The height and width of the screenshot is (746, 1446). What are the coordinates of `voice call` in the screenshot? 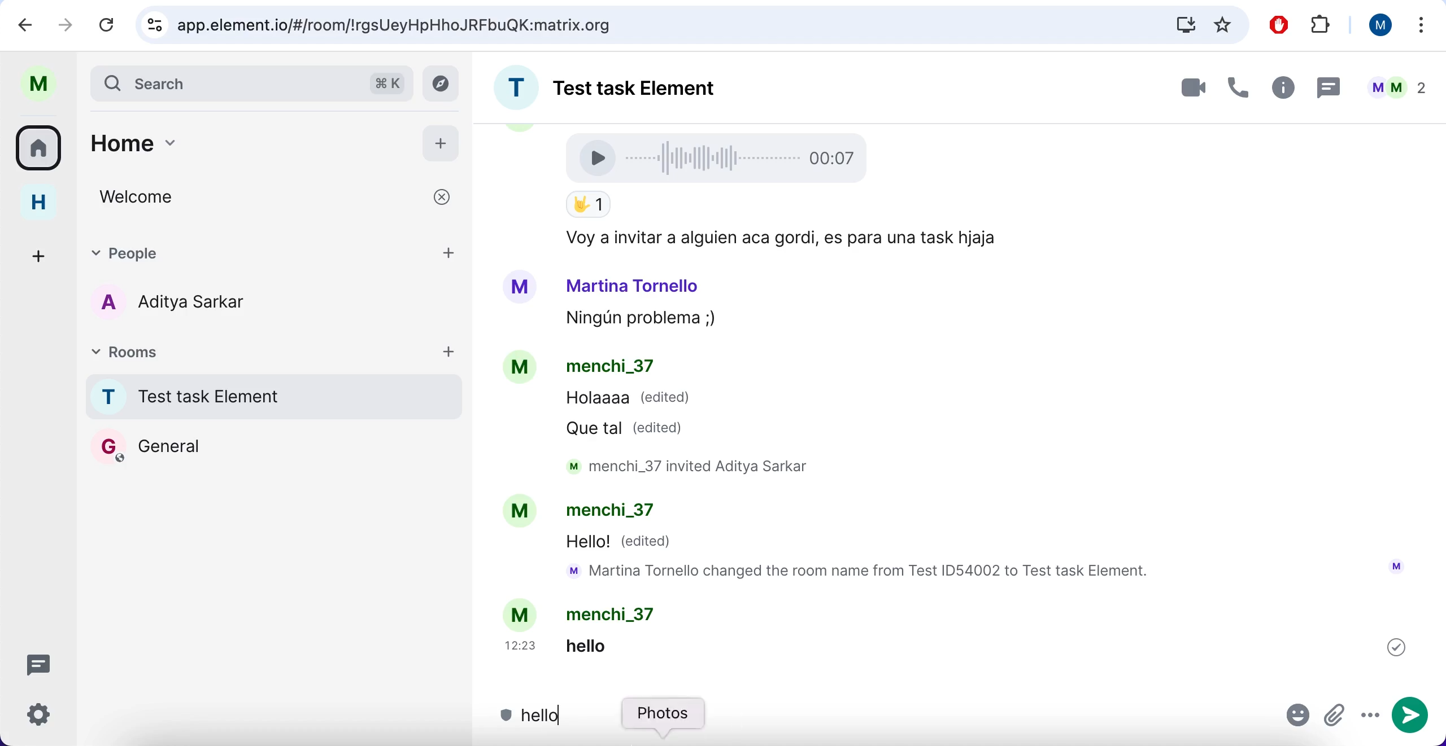 It's located at (1235, 91).